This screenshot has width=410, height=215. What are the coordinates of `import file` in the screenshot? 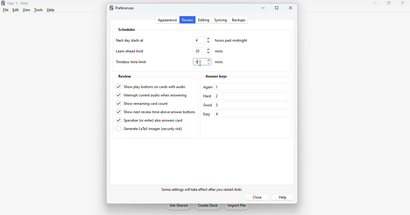 It's located at (237, 207).